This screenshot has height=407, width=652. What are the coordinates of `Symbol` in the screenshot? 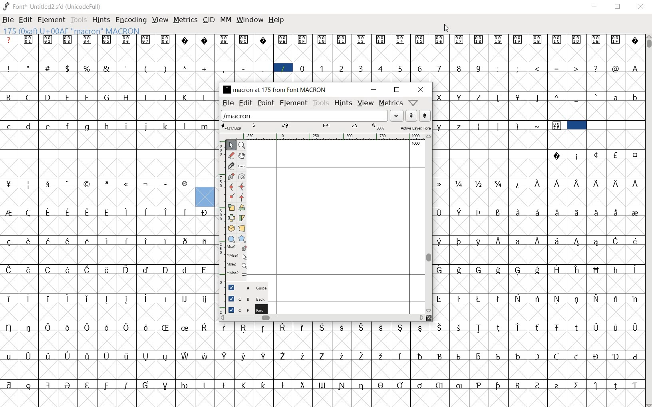 It's located at (89, 298).